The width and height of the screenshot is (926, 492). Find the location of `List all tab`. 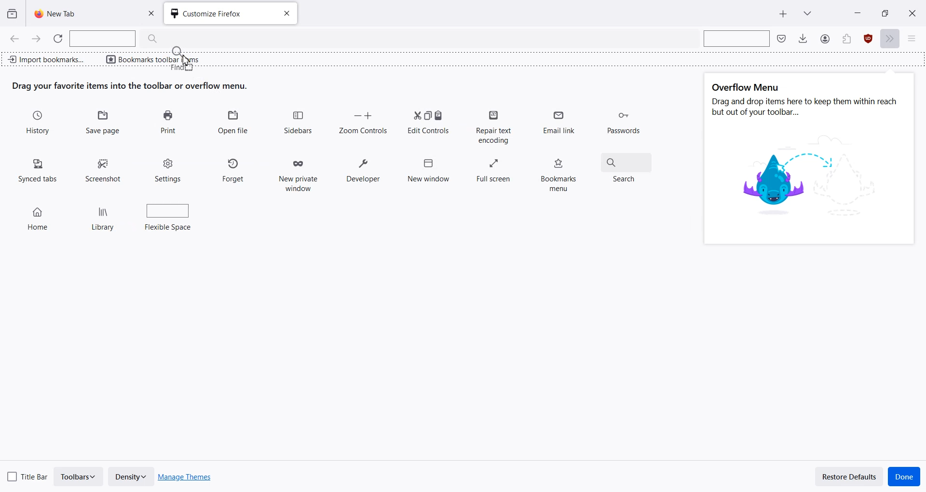

List all tab is located at coordinates (807, 12).